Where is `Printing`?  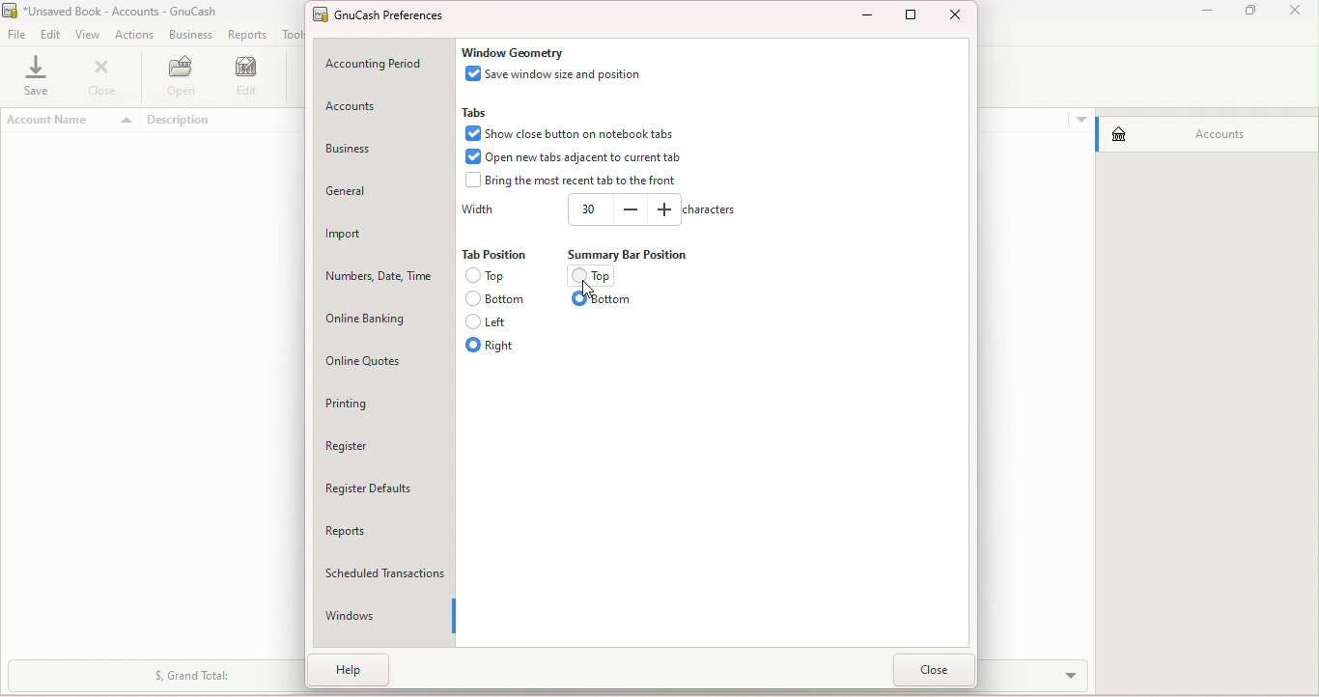
Printing is located at coordinates (384, 403).